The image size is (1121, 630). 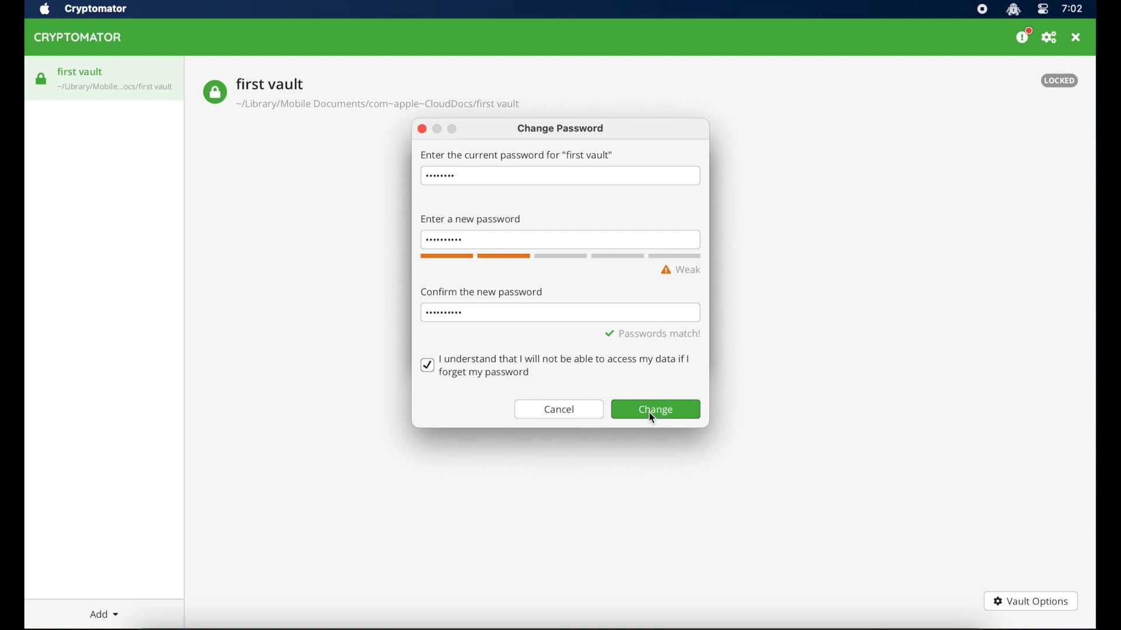 What do you see at coordinates (442, 240) in the screenshot?
I see `invisible password` at bounding box center [442, 240].